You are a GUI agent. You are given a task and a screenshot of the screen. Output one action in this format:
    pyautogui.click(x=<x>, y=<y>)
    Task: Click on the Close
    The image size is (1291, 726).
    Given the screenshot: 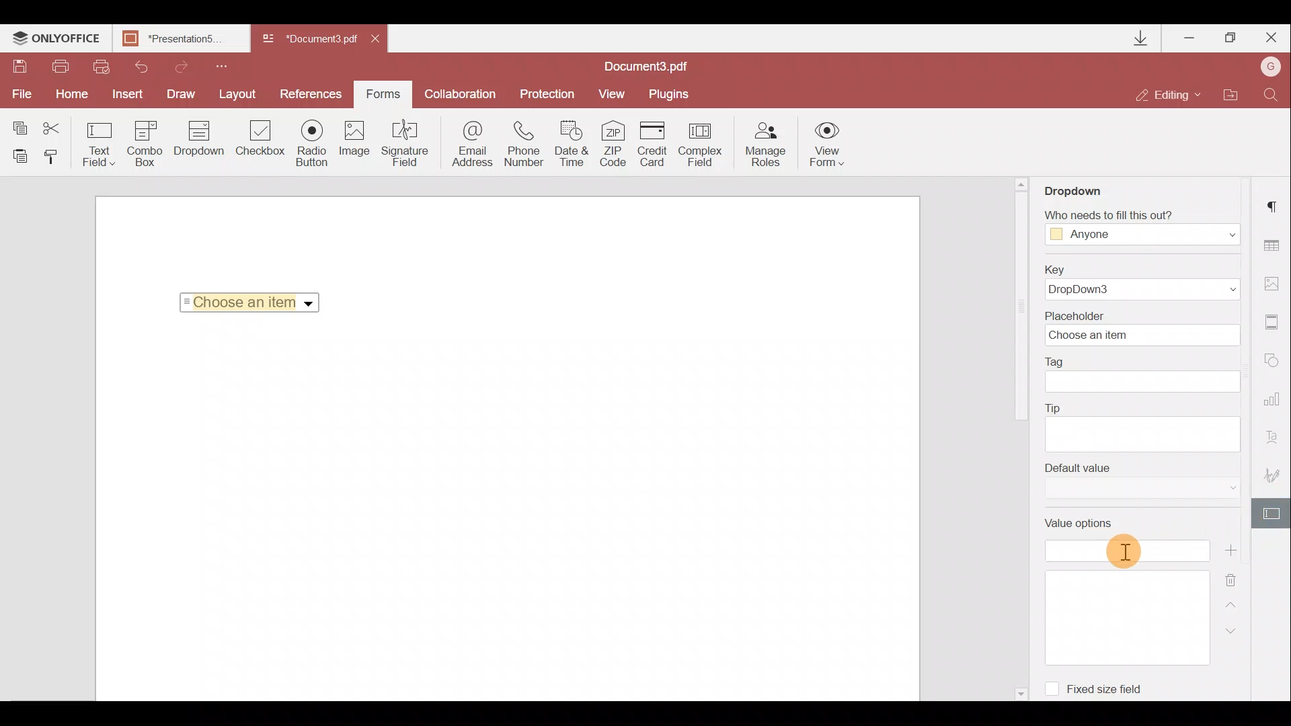 What is the action you would take?
    pyautogui.click(x=383, y=42)
    